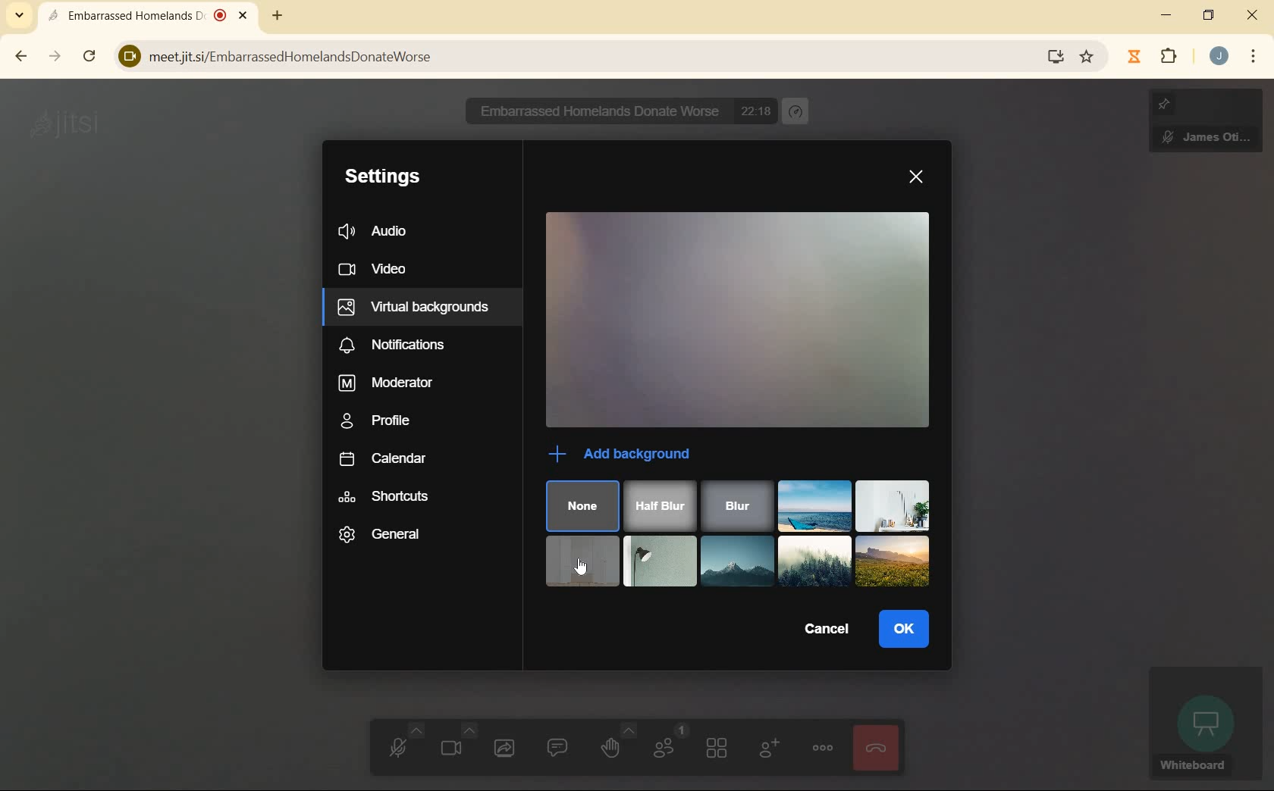 This screenshot has width=1274, height=791. I want to click on profile, so click(377, 420).